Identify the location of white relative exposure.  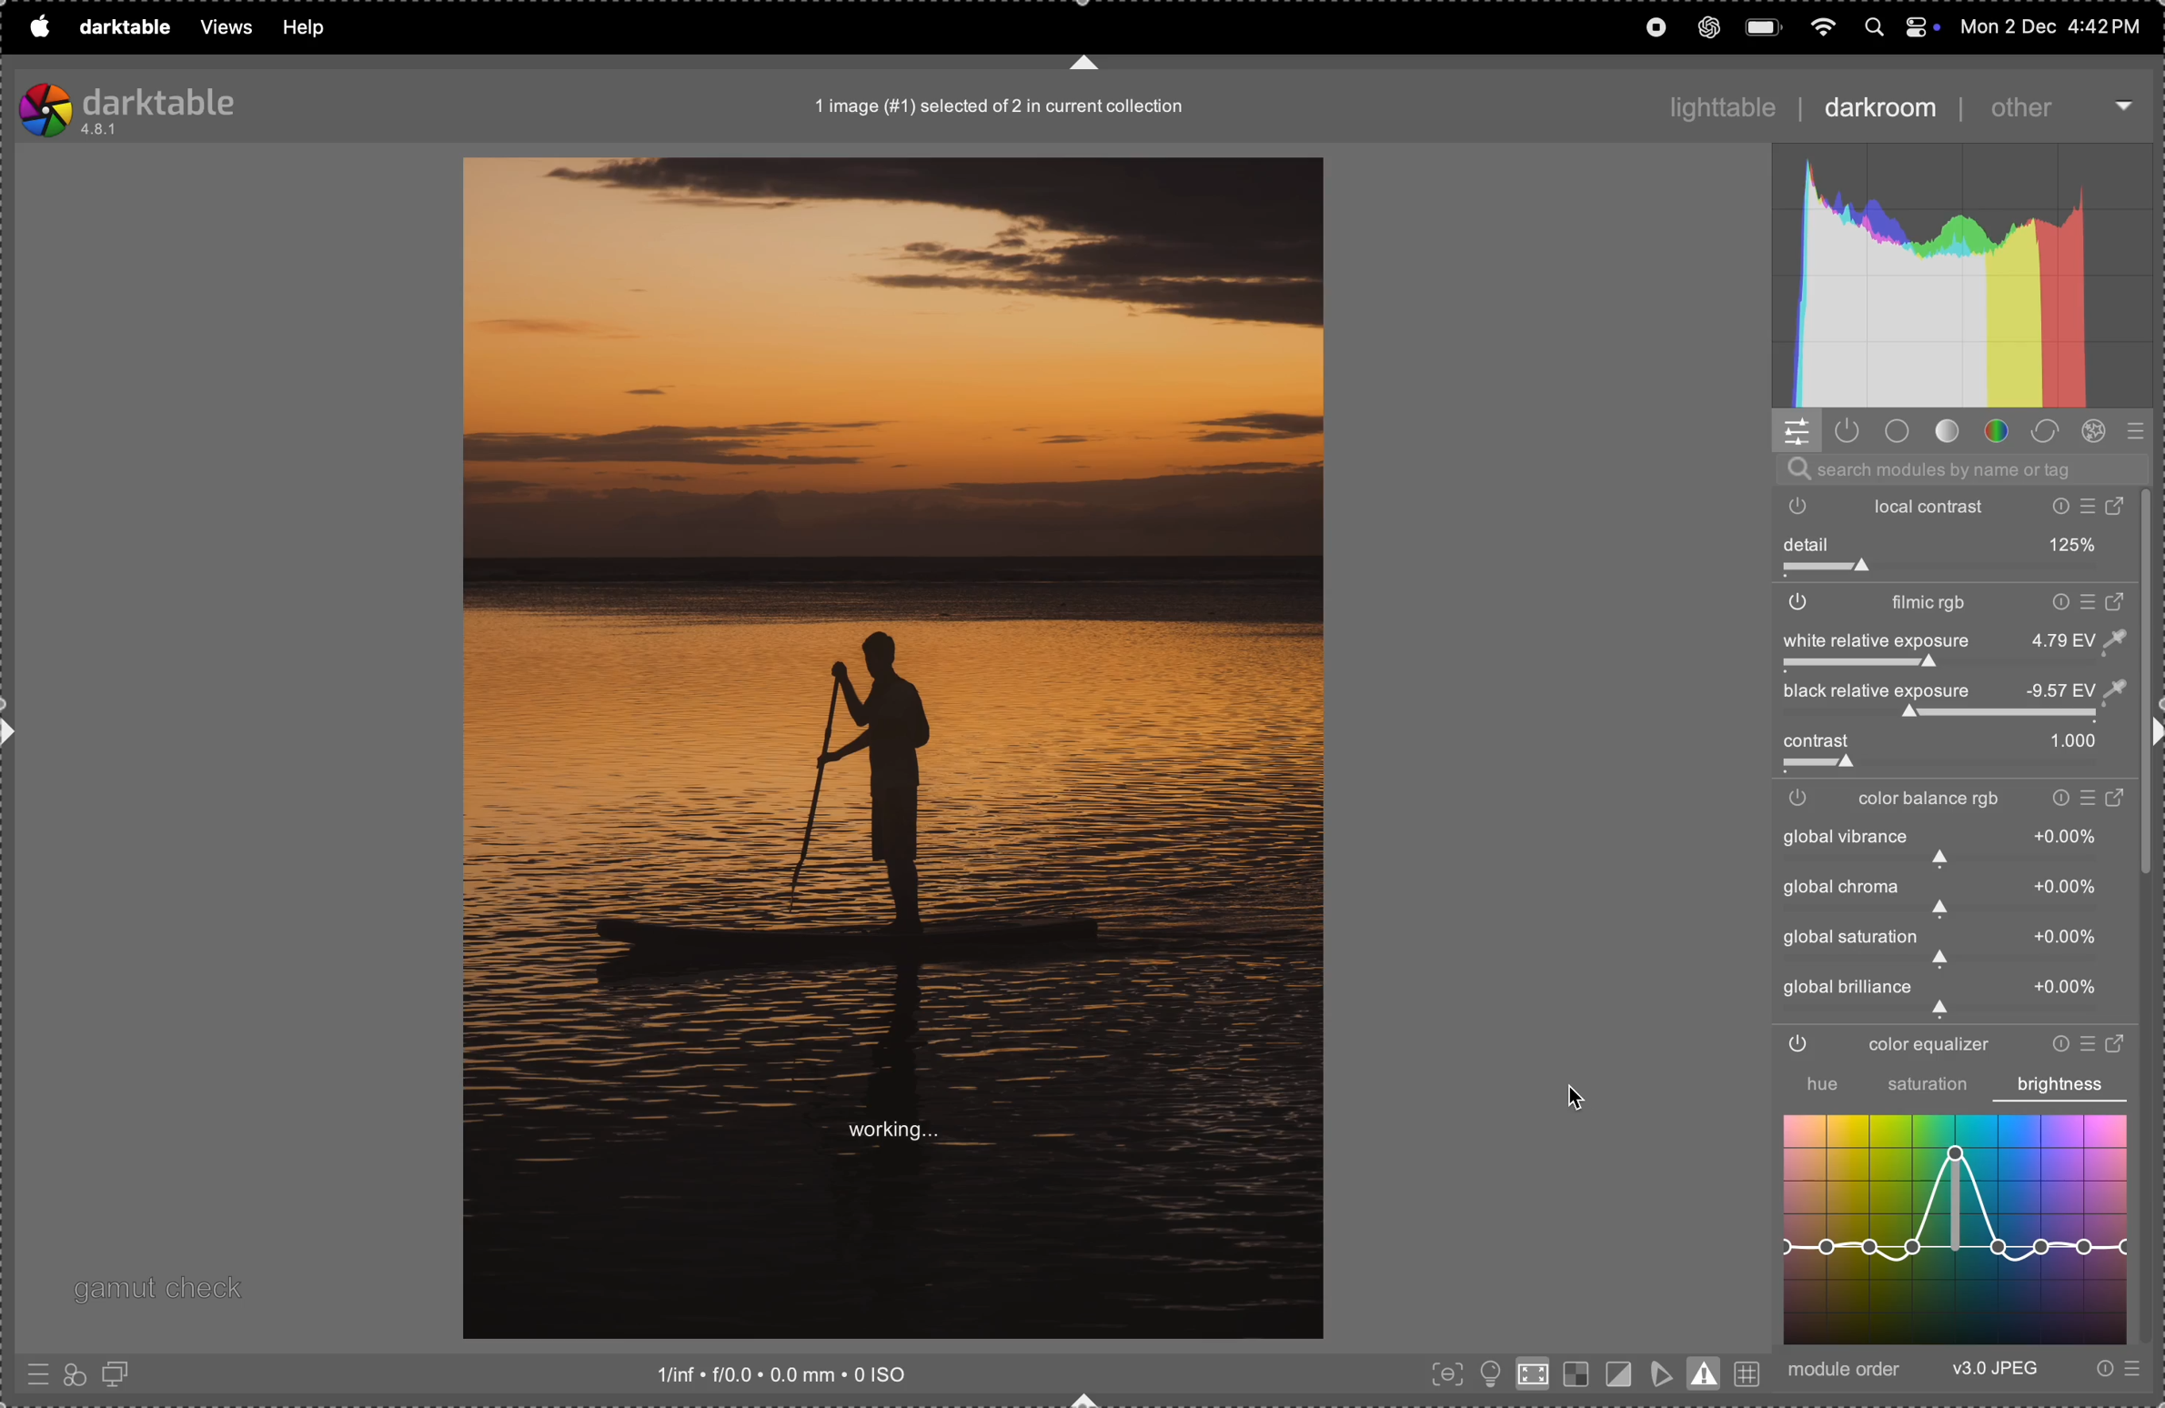
(1951, 639).